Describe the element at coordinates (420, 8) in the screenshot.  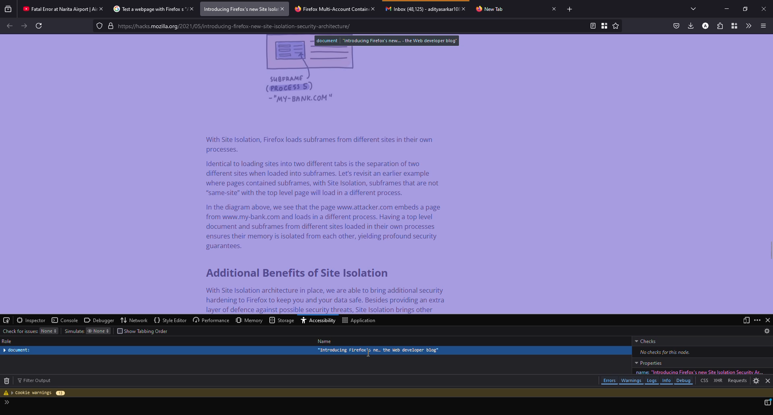
I see `Inbox (48,125) - adityasarkar1` at that location.